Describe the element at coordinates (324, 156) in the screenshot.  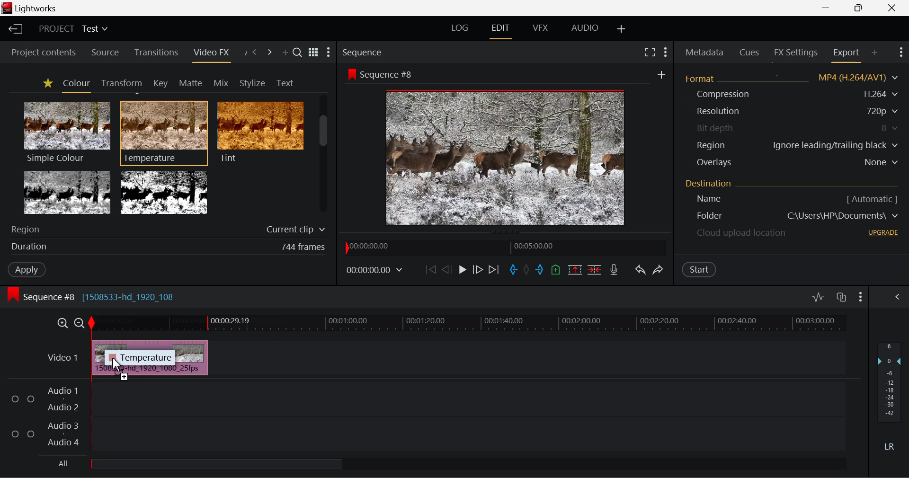
I see `Scroll Bar` at that location.